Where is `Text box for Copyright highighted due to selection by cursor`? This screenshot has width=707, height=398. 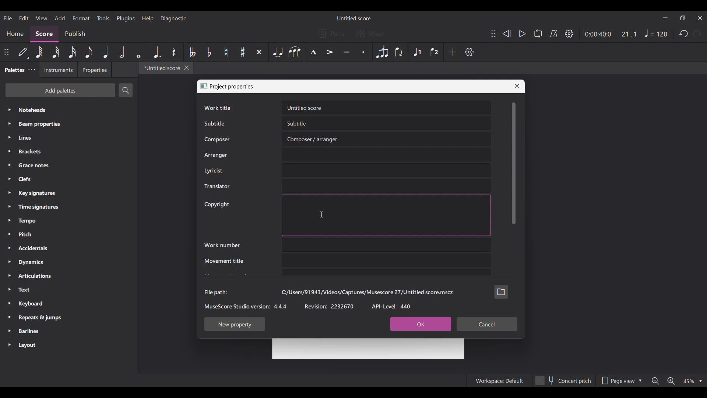 Text box for Copyright highighted due to selection by cursor is located at coordinates (386, 215).